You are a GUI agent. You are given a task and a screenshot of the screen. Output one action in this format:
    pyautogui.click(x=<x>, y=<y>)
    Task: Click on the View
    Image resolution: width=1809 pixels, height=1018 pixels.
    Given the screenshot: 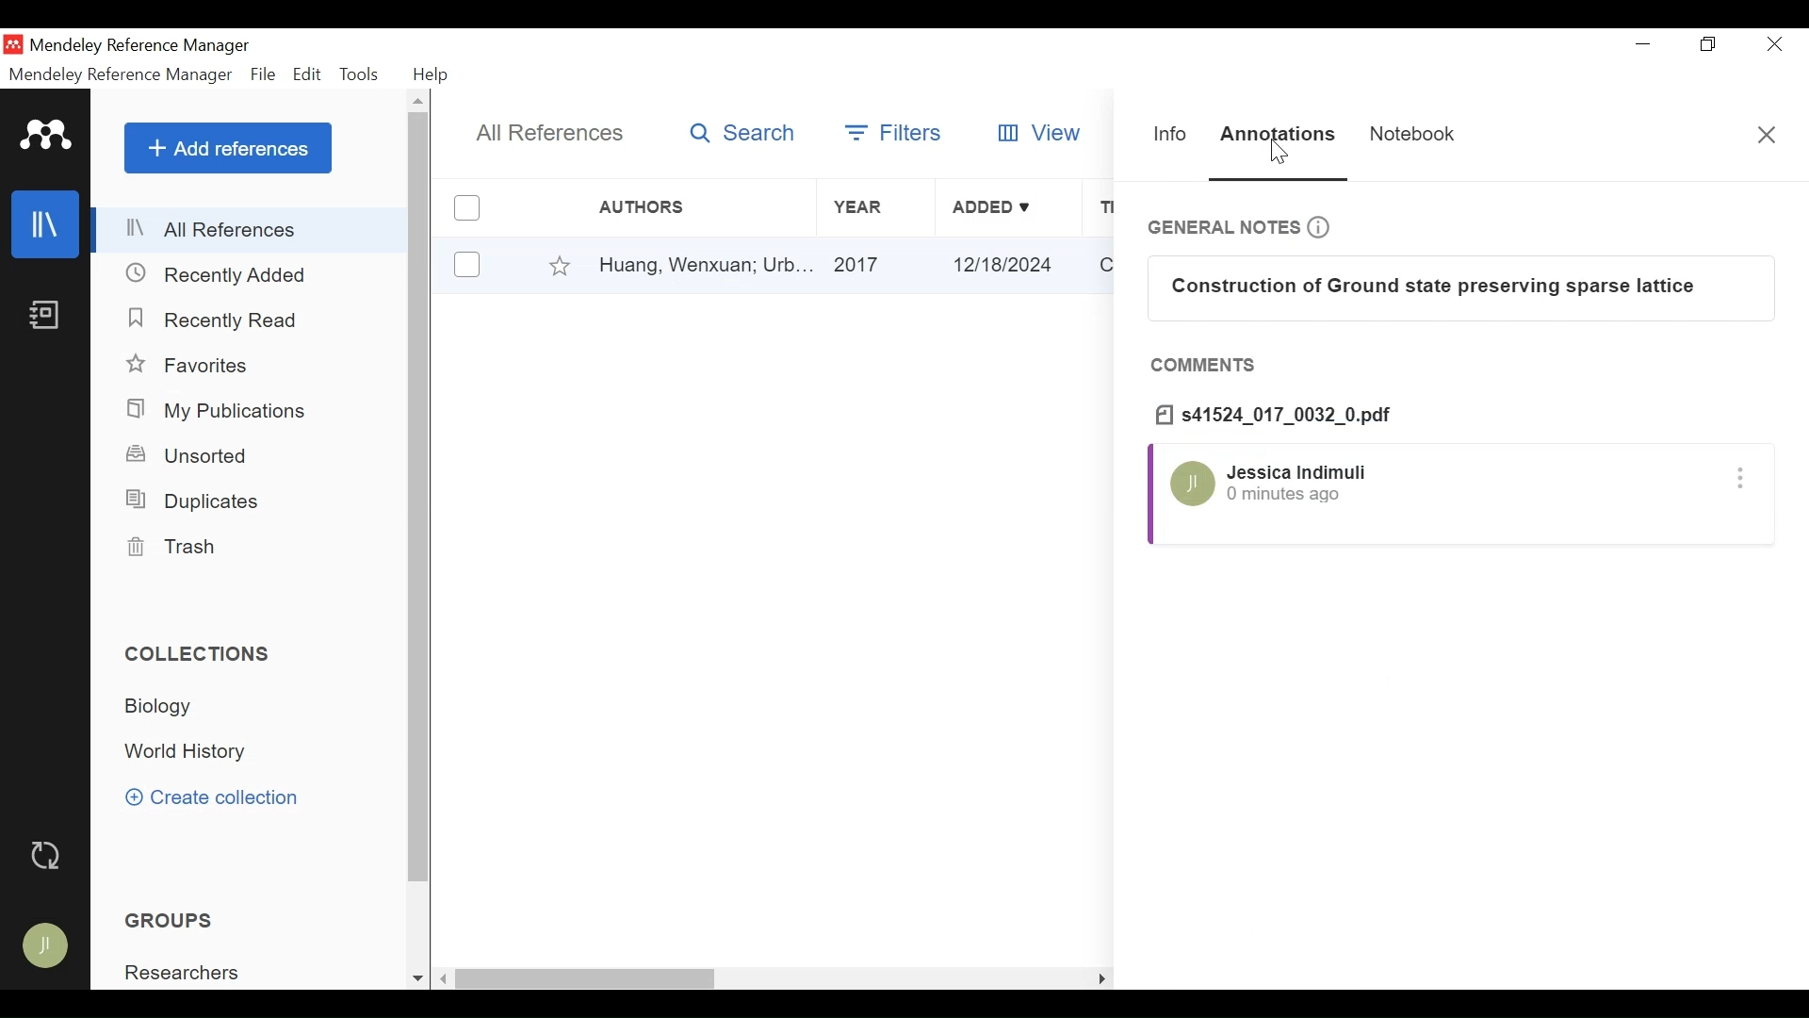 What is the action you would take?
    pyautogui.click(x=1036, y=132)
    